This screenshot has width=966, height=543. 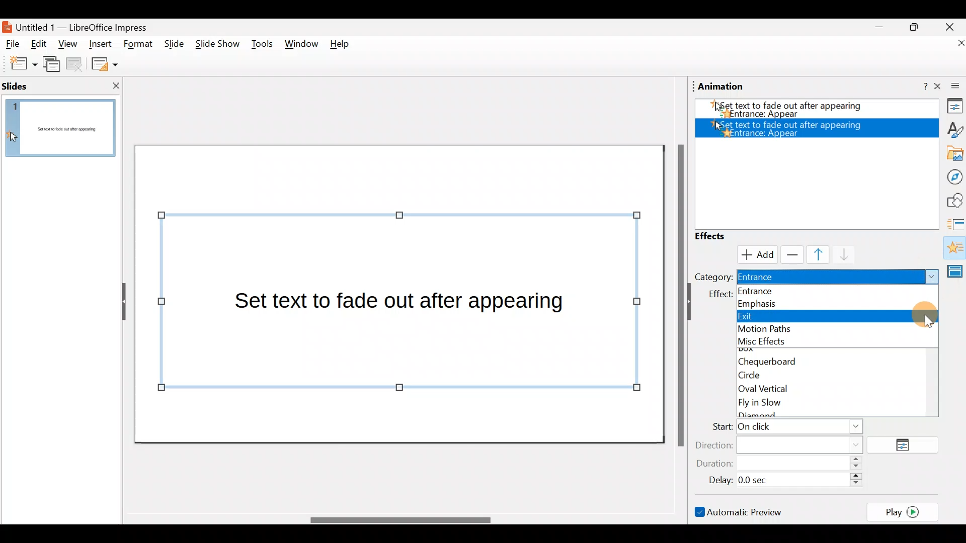 I want to click on Format, so click(x=138, y=45).